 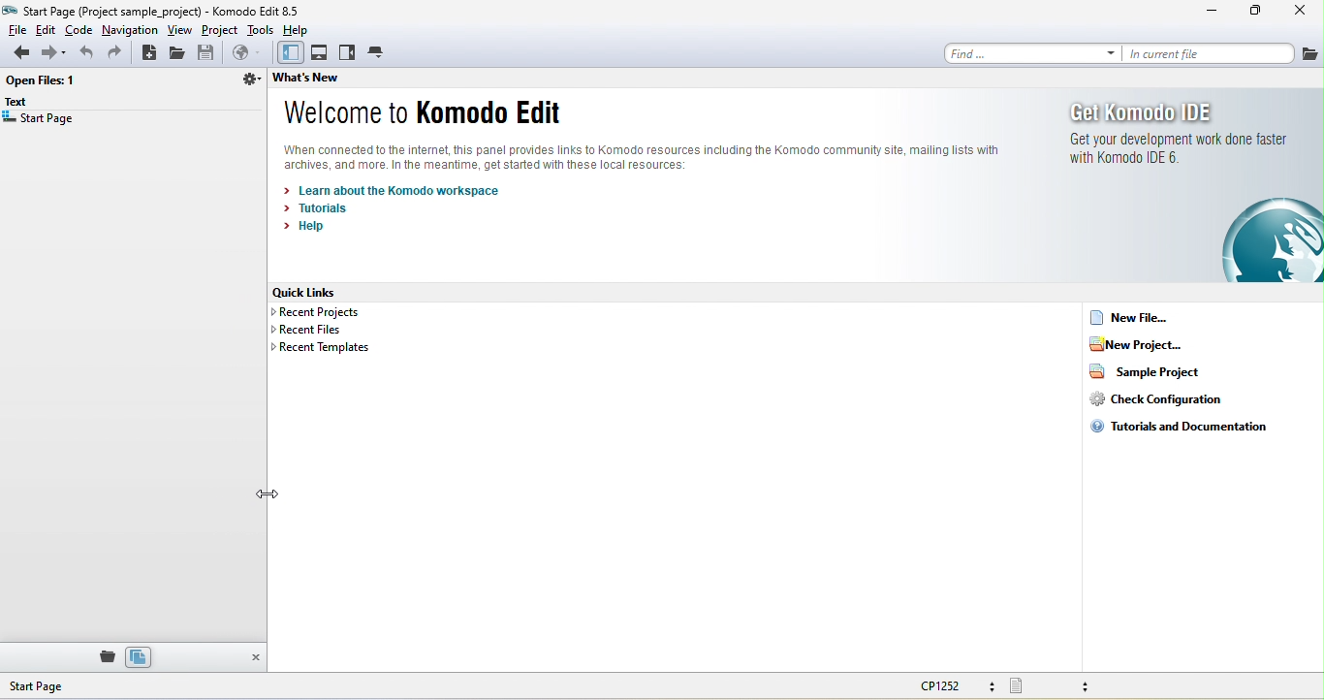 I want to click on view, so click(x=181, y=30).